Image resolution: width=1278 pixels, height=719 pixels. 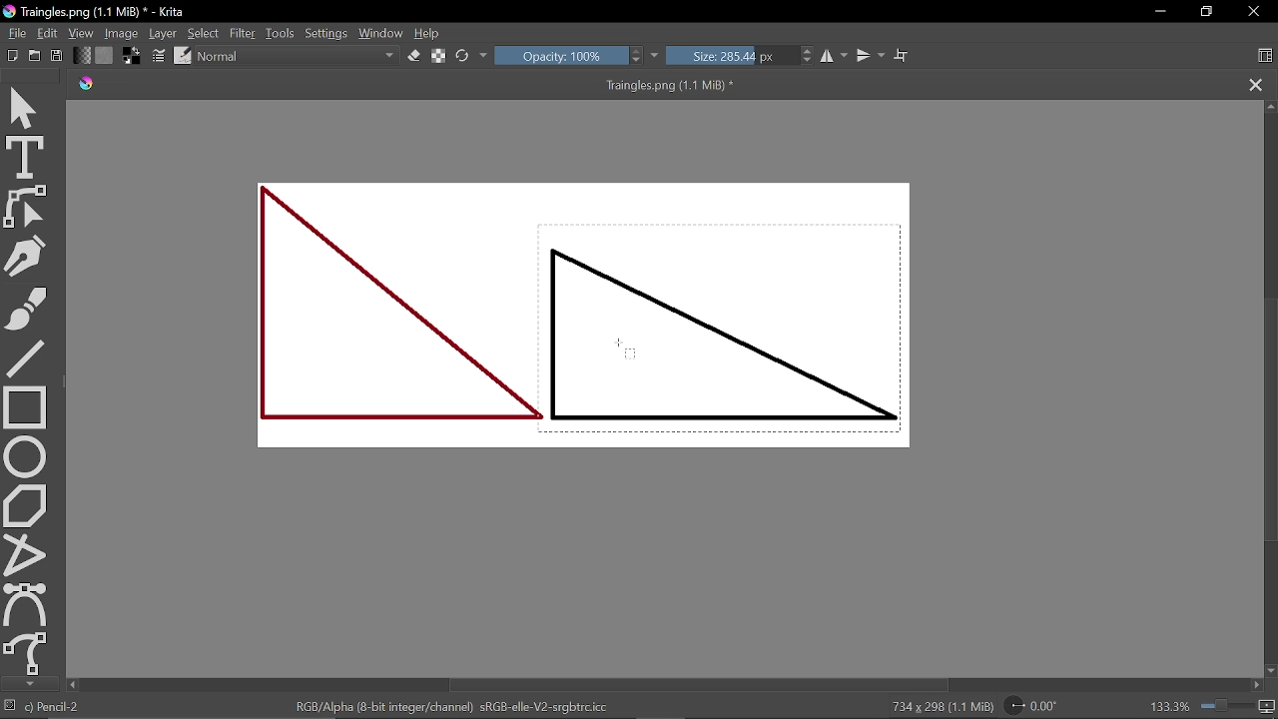 What do you see at coordinates (82, 56) in the screenshot?
I see `Gradient fill` at bounding box center [82, 56].